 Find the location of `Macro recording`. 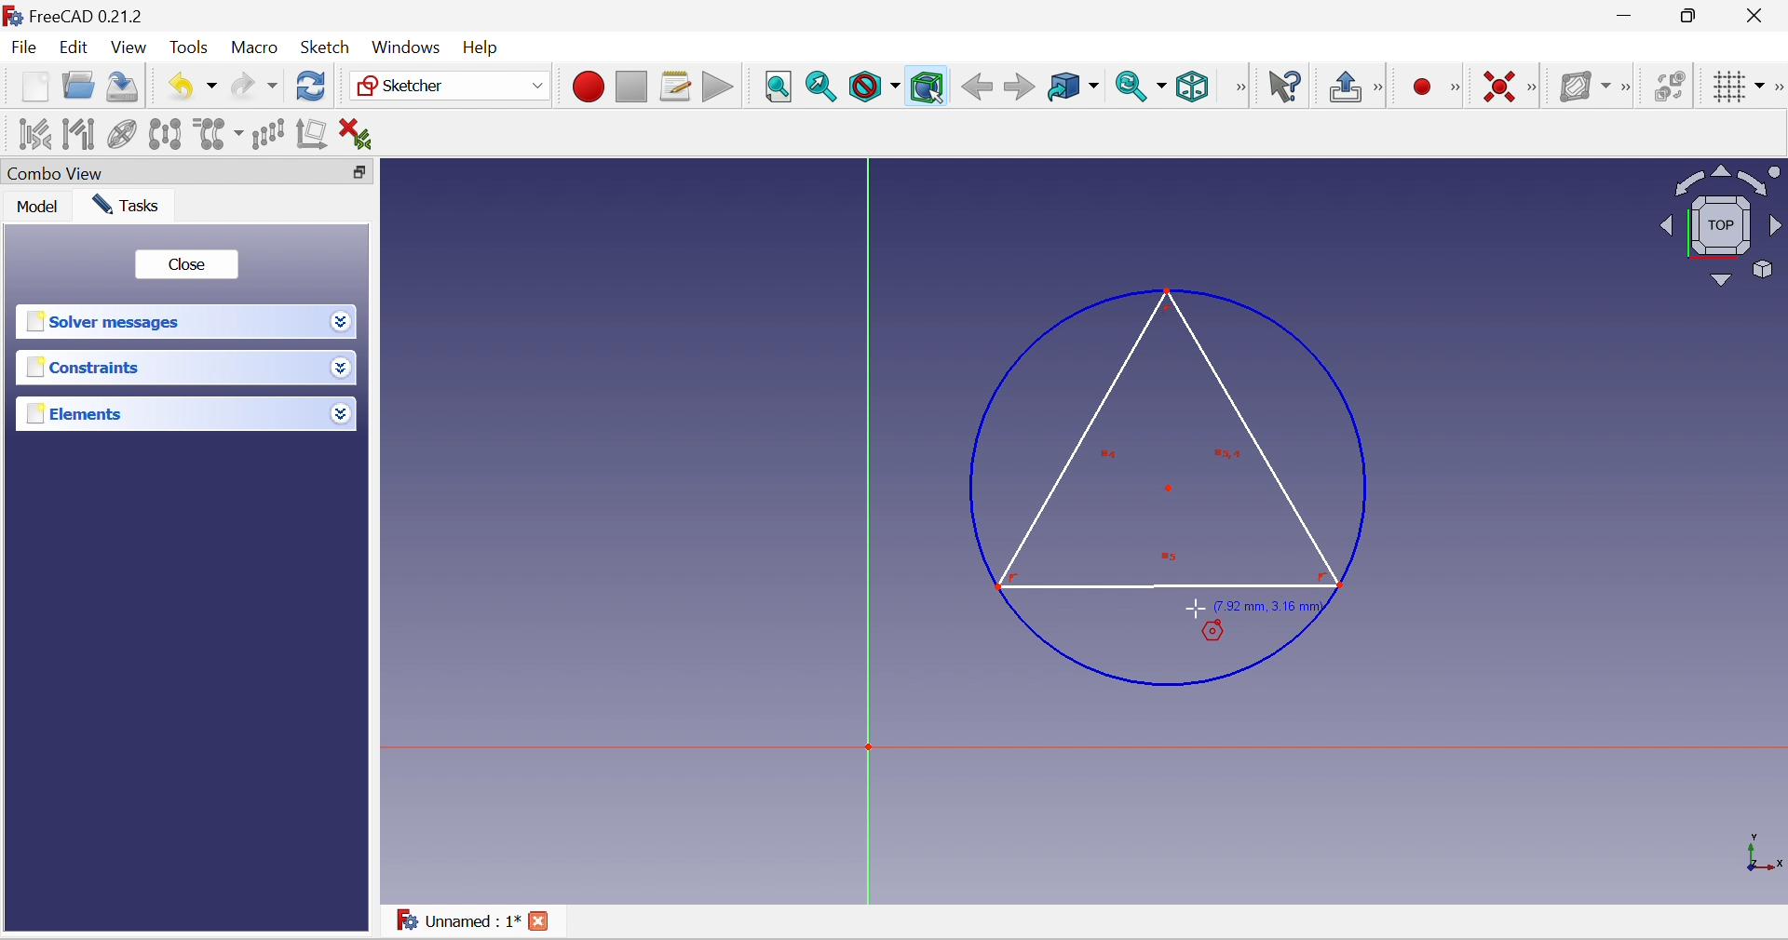

Macro recording is located at coordinates (587, 85).